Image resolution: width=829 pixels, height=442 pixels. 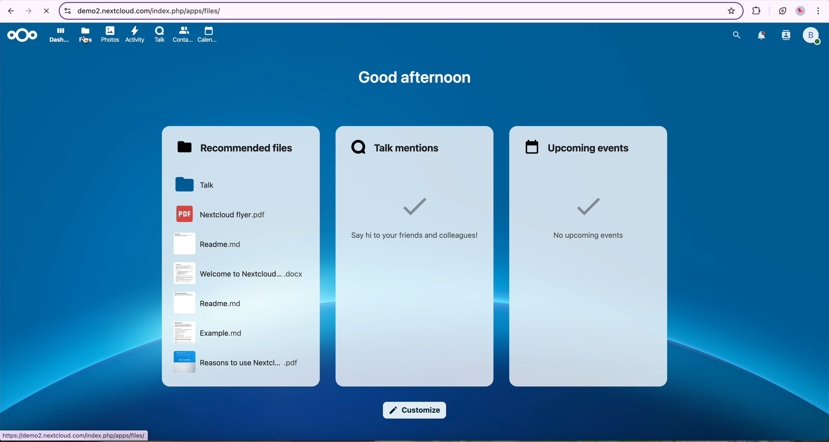 What do you see at coordinates (46, 11) in the screenshot?
I see `cancel` at bounding box center [46, 11].